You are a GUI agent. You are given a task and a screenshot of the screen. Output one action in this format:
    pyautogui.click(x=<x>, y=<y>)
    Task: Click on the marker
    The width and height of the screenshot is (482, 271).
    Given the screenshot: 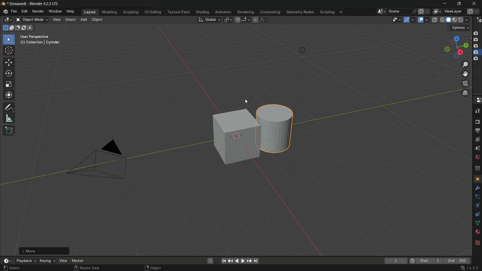 What is the action you would take?
    pyautogui.click(x=78, y=260)
    